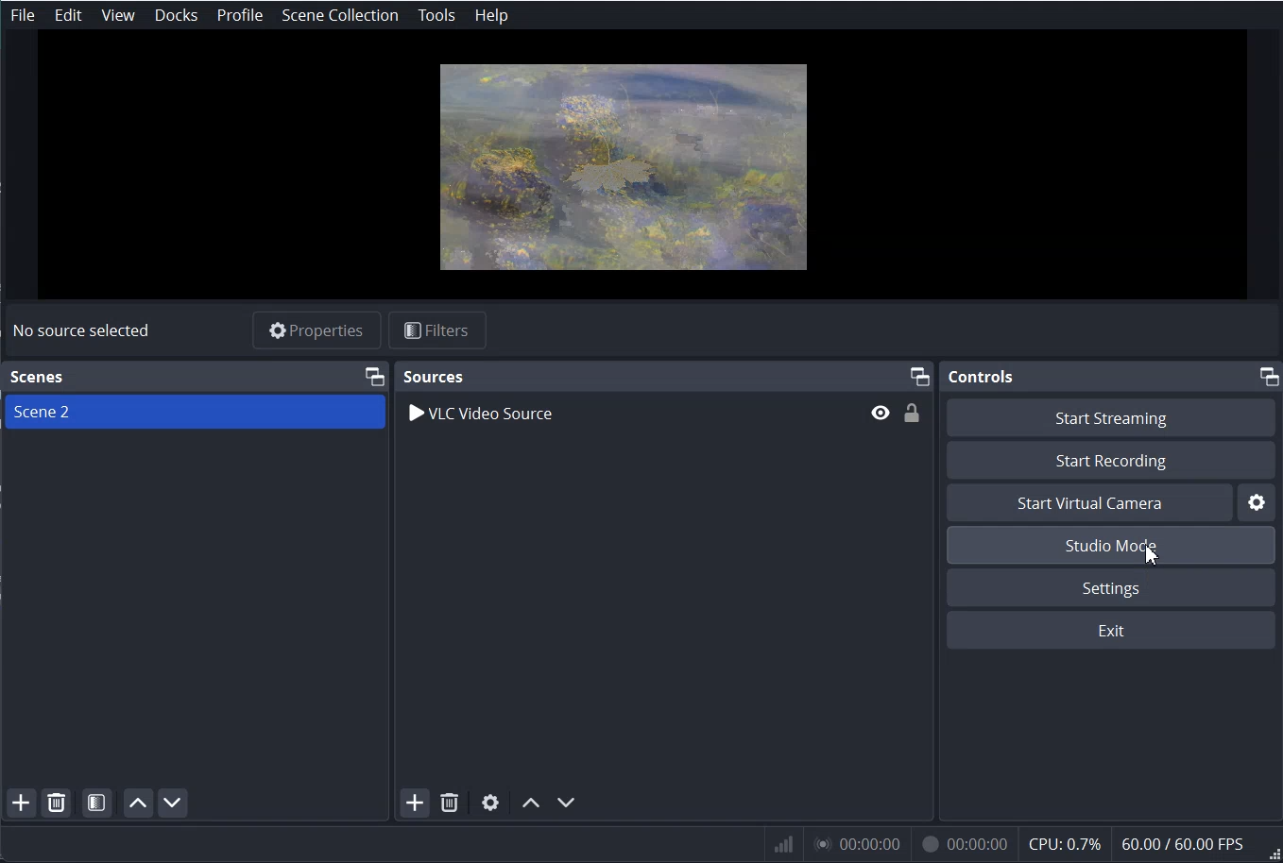 The width and height of the screenshot is (1283, 863). Describe the element at coordinates (1114, 415) in the screenshot. I see `Start Streaming` at that location.